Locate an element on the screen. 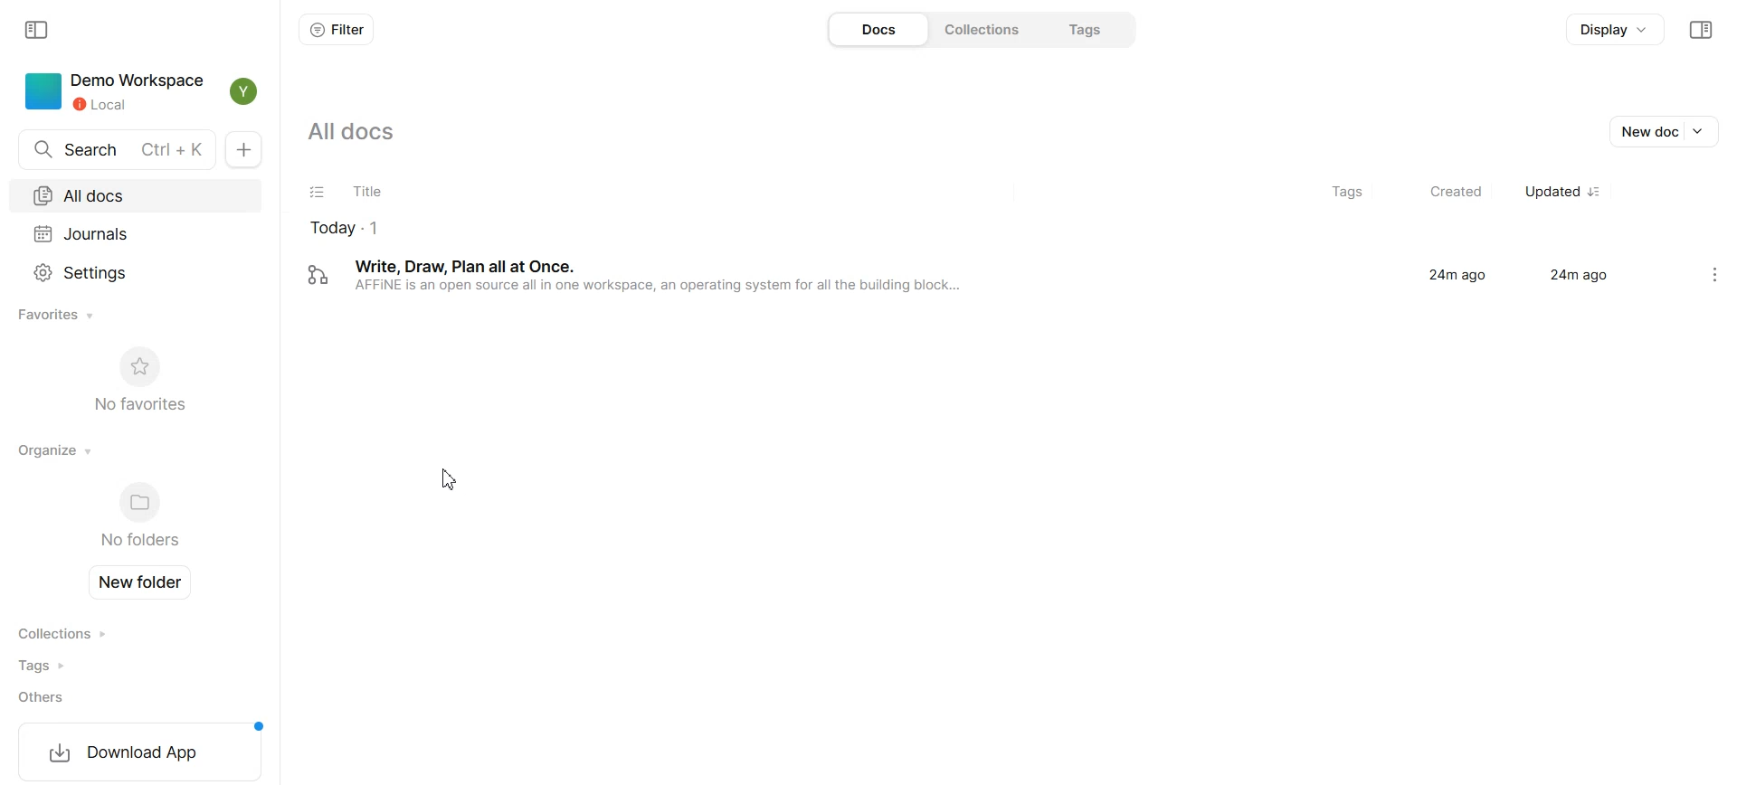 This screenshot has height=785, width=1737. Search Doc is located at coordinates (111, 149).